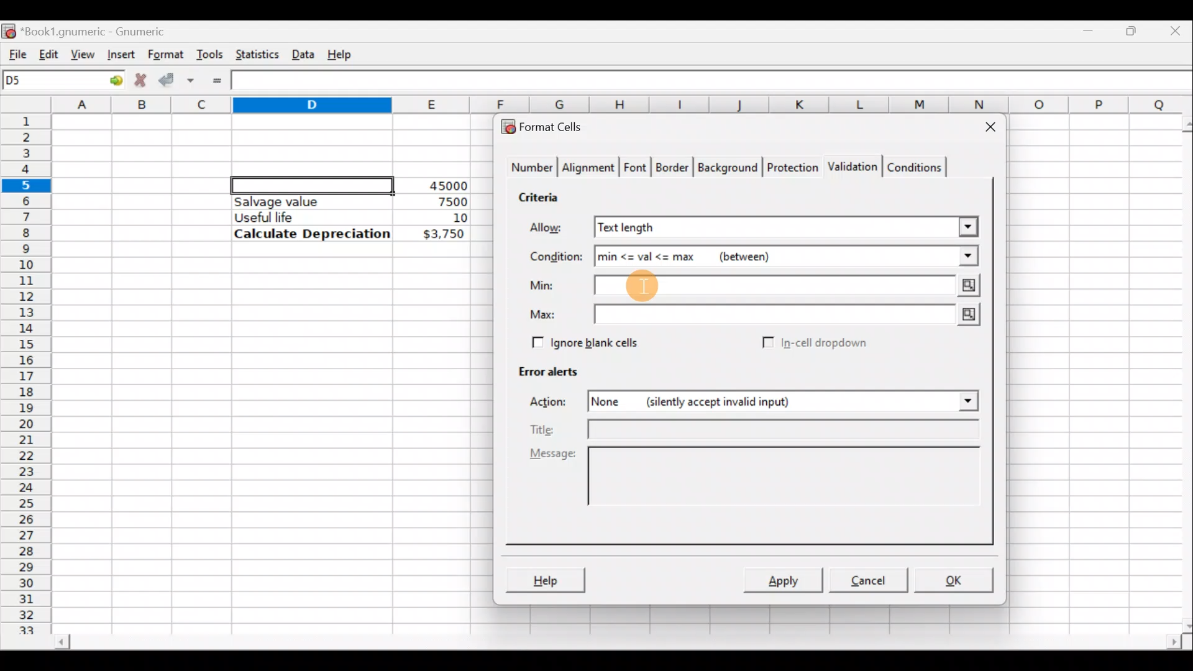  Describe the element at coordinates (217, 81) in the screenshot. I see `Enter formula` at that location.